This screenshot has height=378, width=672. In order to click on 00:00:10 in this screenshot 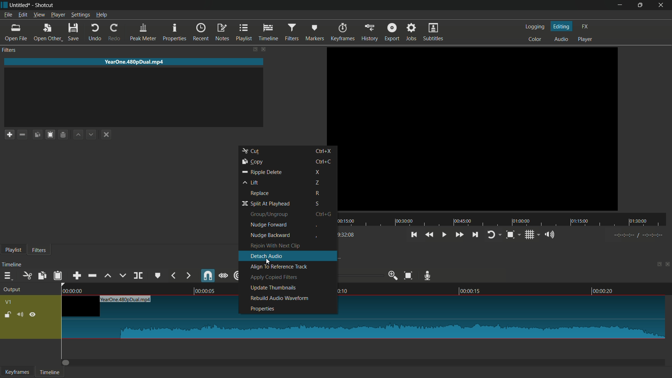, I will do `click(344, 292)`.